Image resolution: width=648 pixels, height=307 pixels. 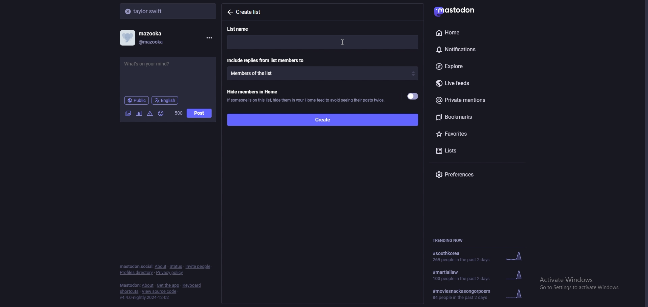 What do you see at coordinates (479, 117) in the screenshot?
I see `bookmarks` at bounding box center [479, 117].